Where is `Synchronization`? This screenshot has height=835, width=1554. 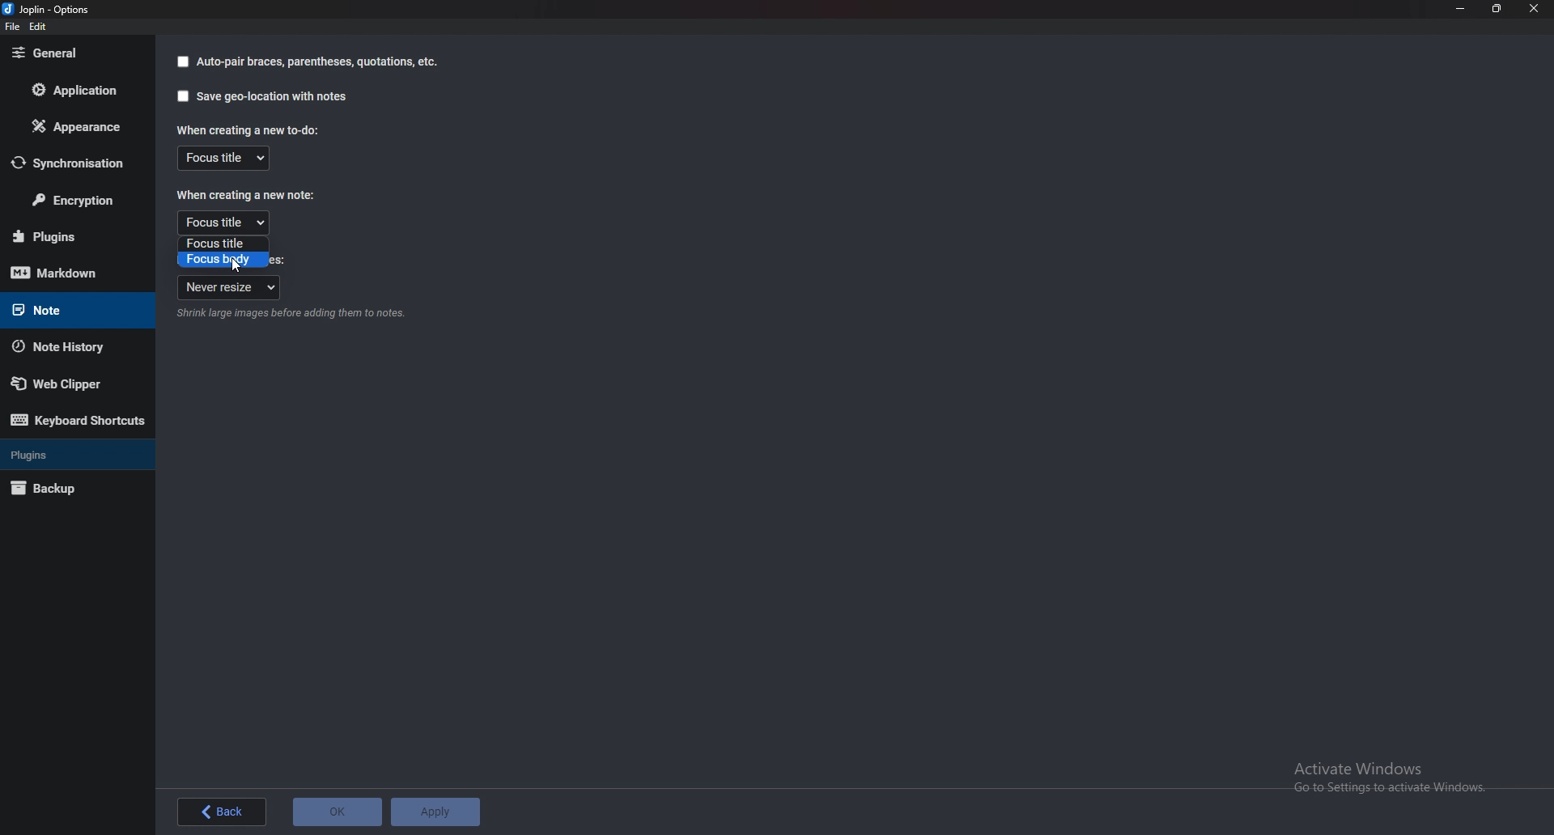
Synchronization is located at coordinates (75, 163).